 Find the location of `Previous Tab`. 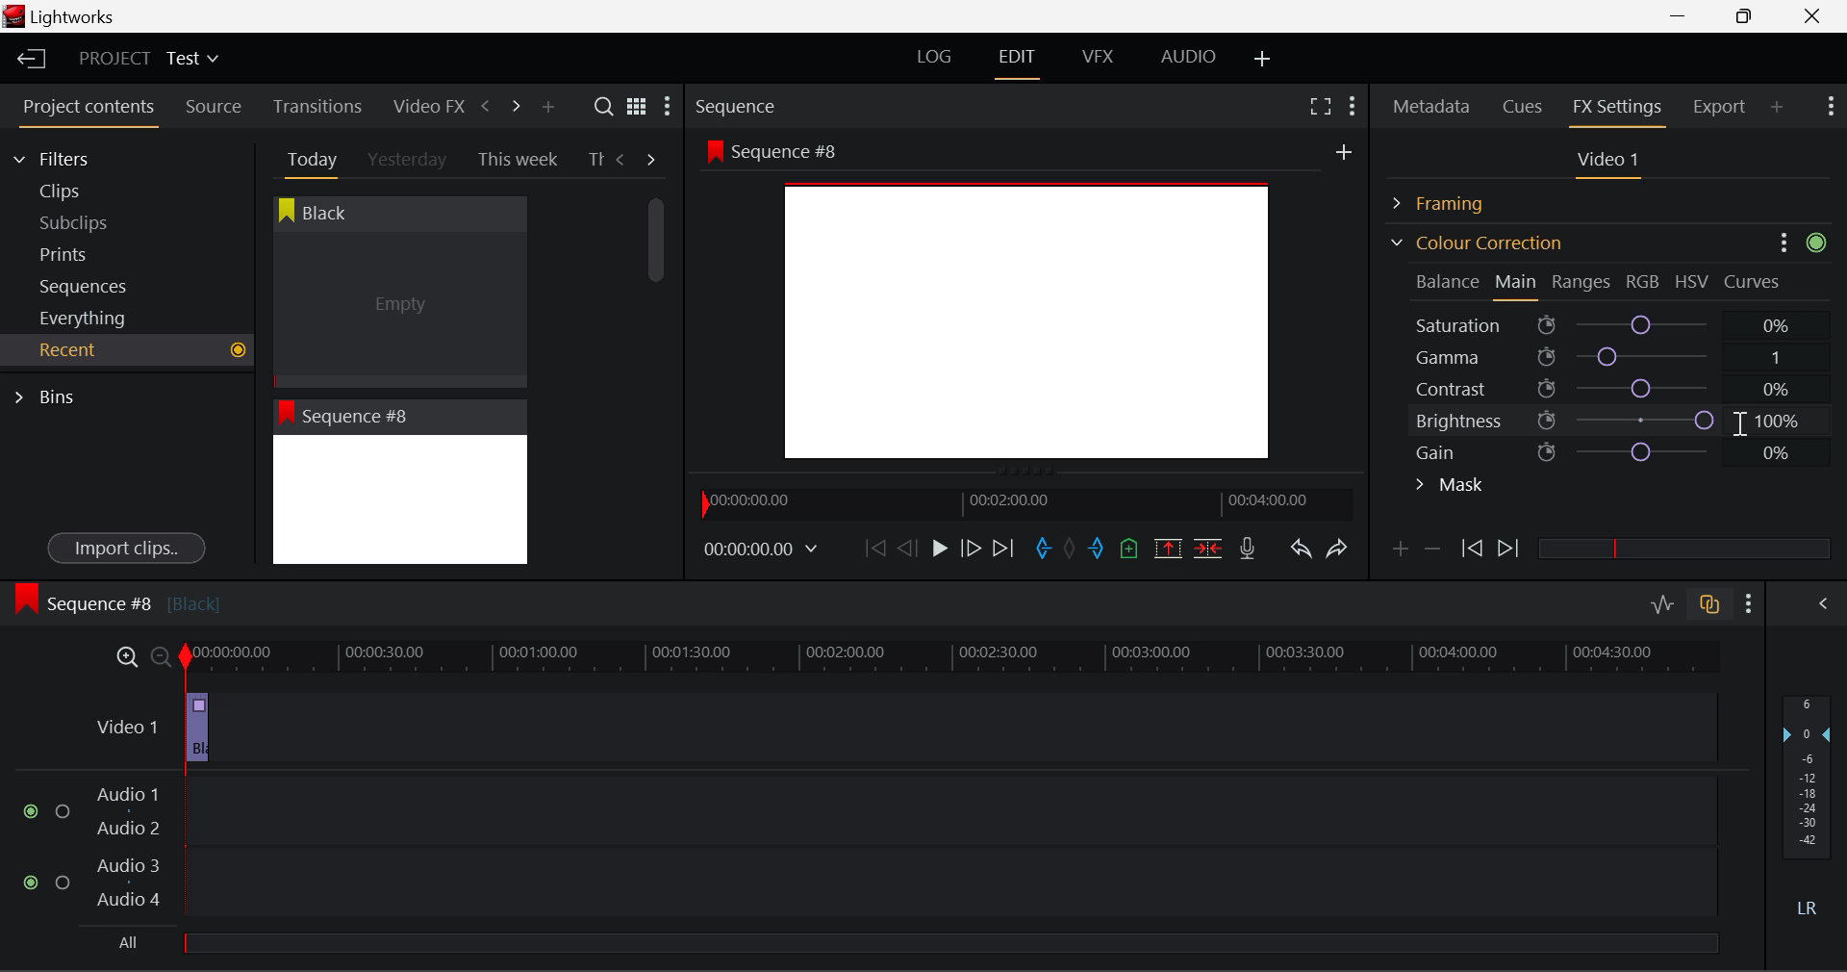

Previous Tab is located at coordinates (623, 159).